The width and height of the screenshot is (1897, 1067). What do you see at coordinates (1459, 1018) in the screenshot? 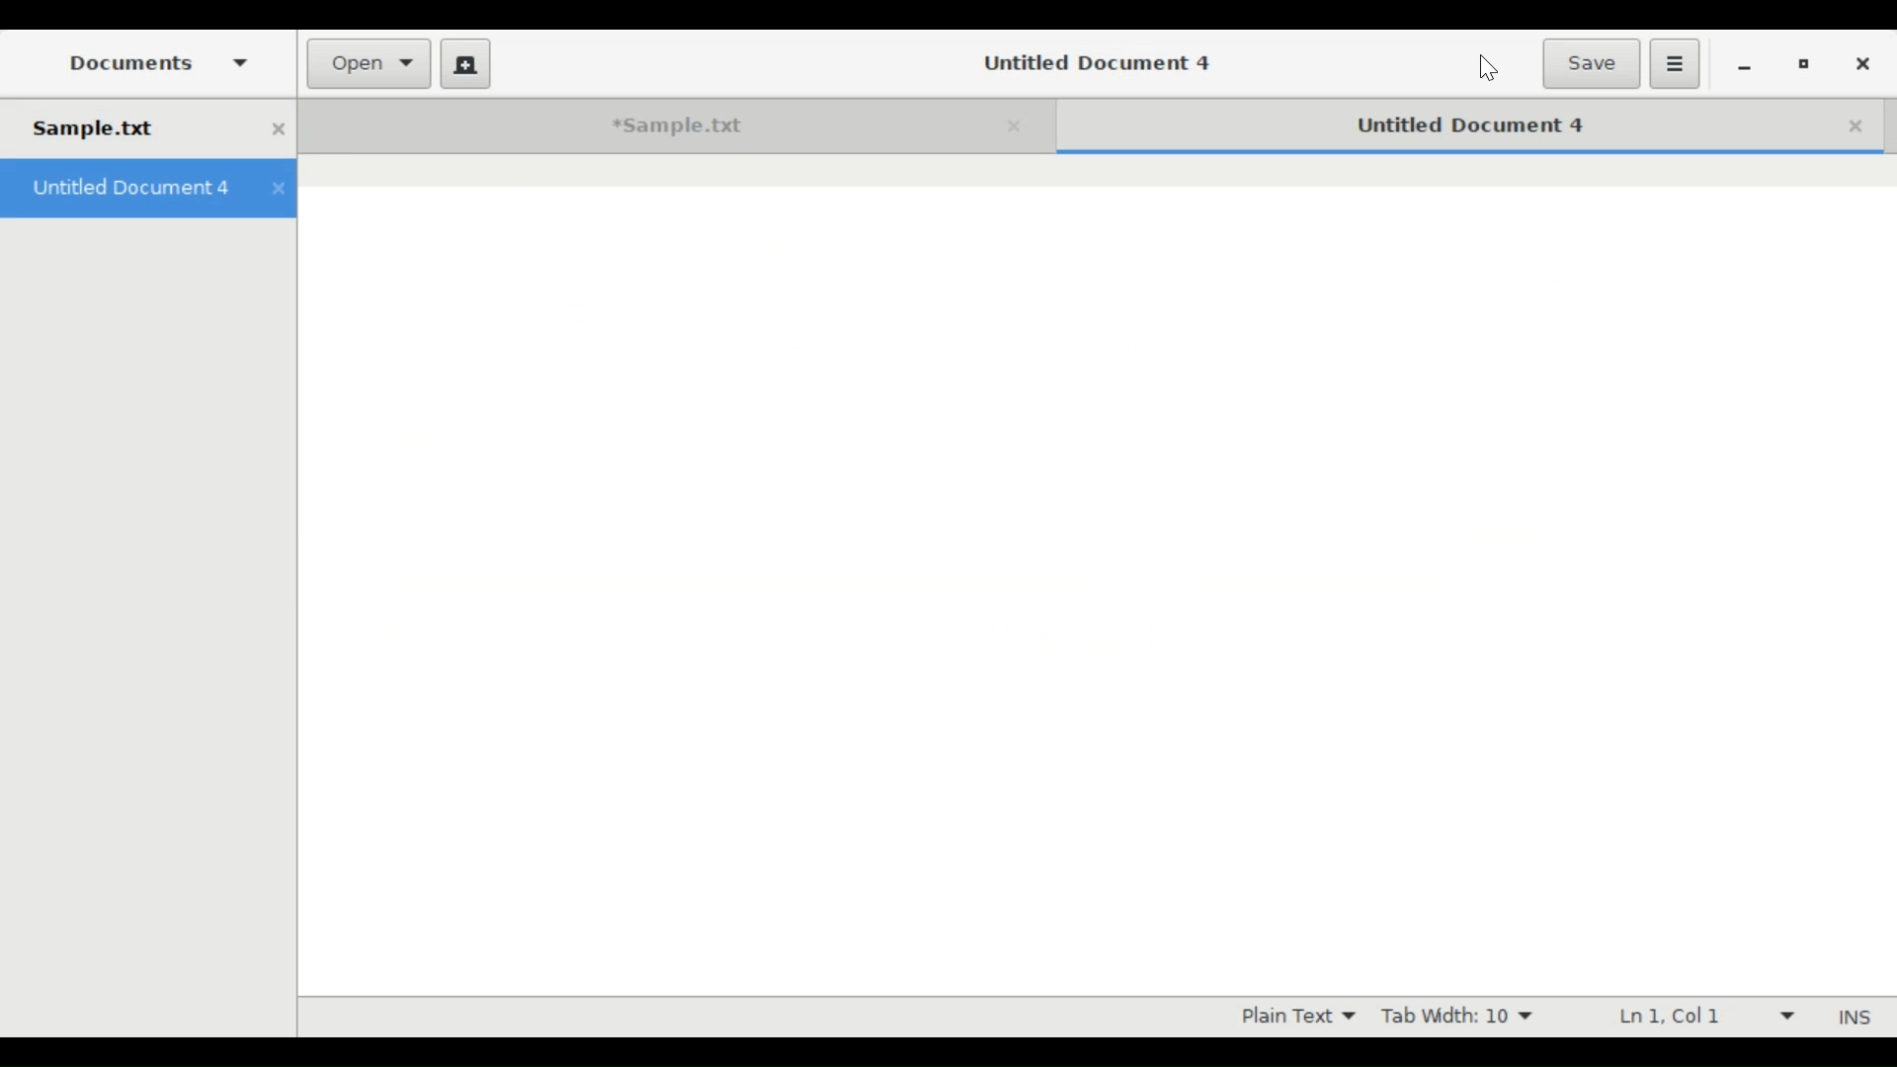
I see `Tab Width: 10` at bounding box center [1459, 1018].